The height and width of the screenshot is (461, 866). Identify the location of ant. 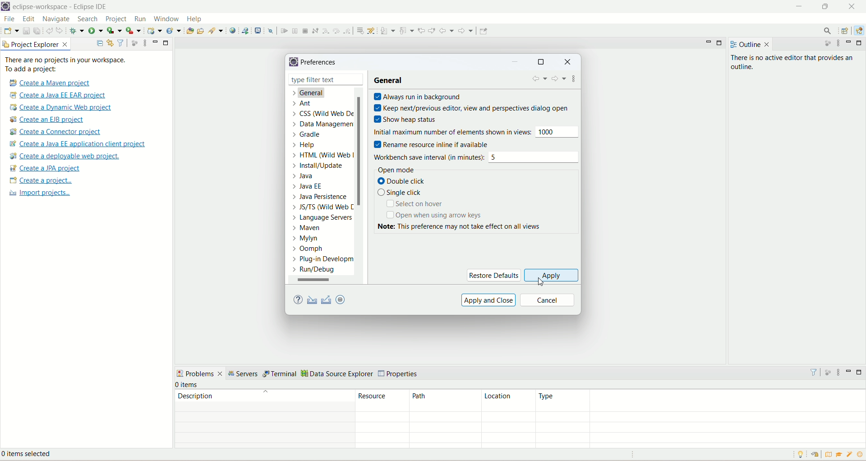
(302, 104).